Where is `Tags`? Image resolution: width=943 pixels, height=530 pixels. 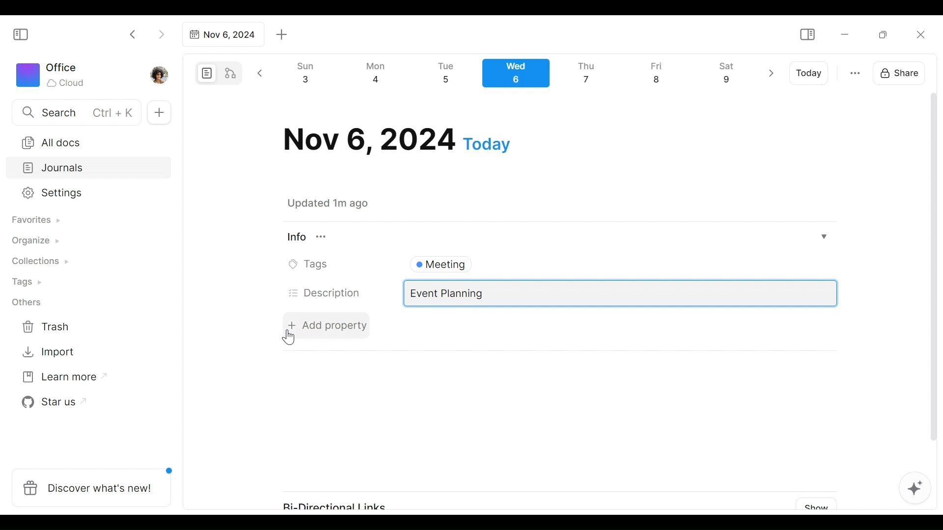 Tags is located at coordinates (28, 283).